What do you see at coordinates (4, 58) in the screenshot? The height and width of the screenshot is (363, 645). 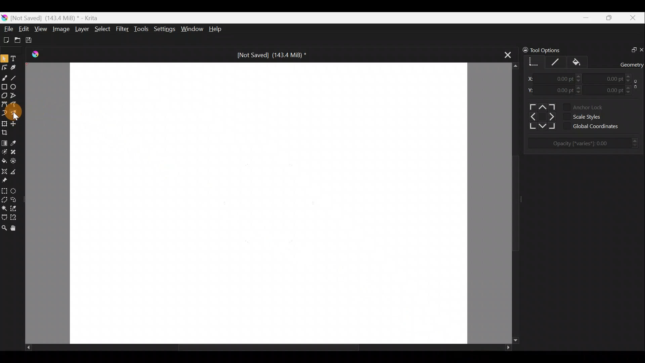 I see `Select shapes tool` at bounding box center [4, 58].